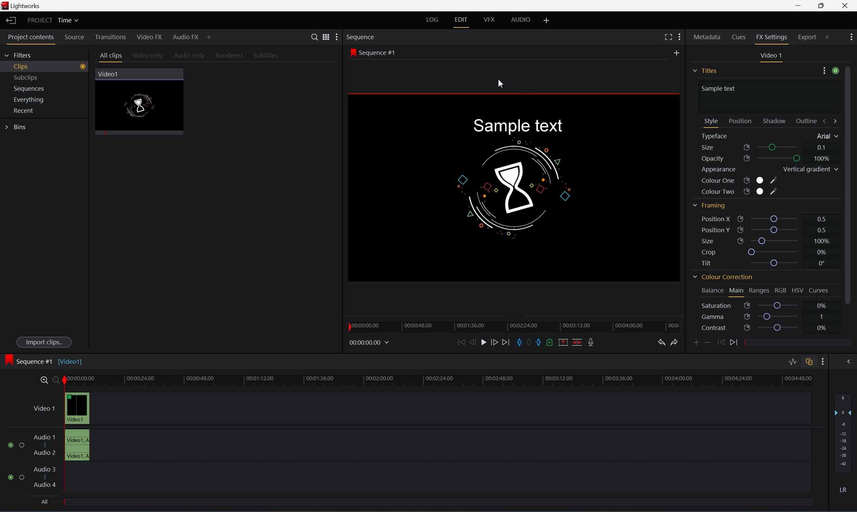 The height and width of the screenshot is (512, 857). What do you see at coordinates (822, 252) in the screenshot?
I see `0%` at bounding box center [822, 252].